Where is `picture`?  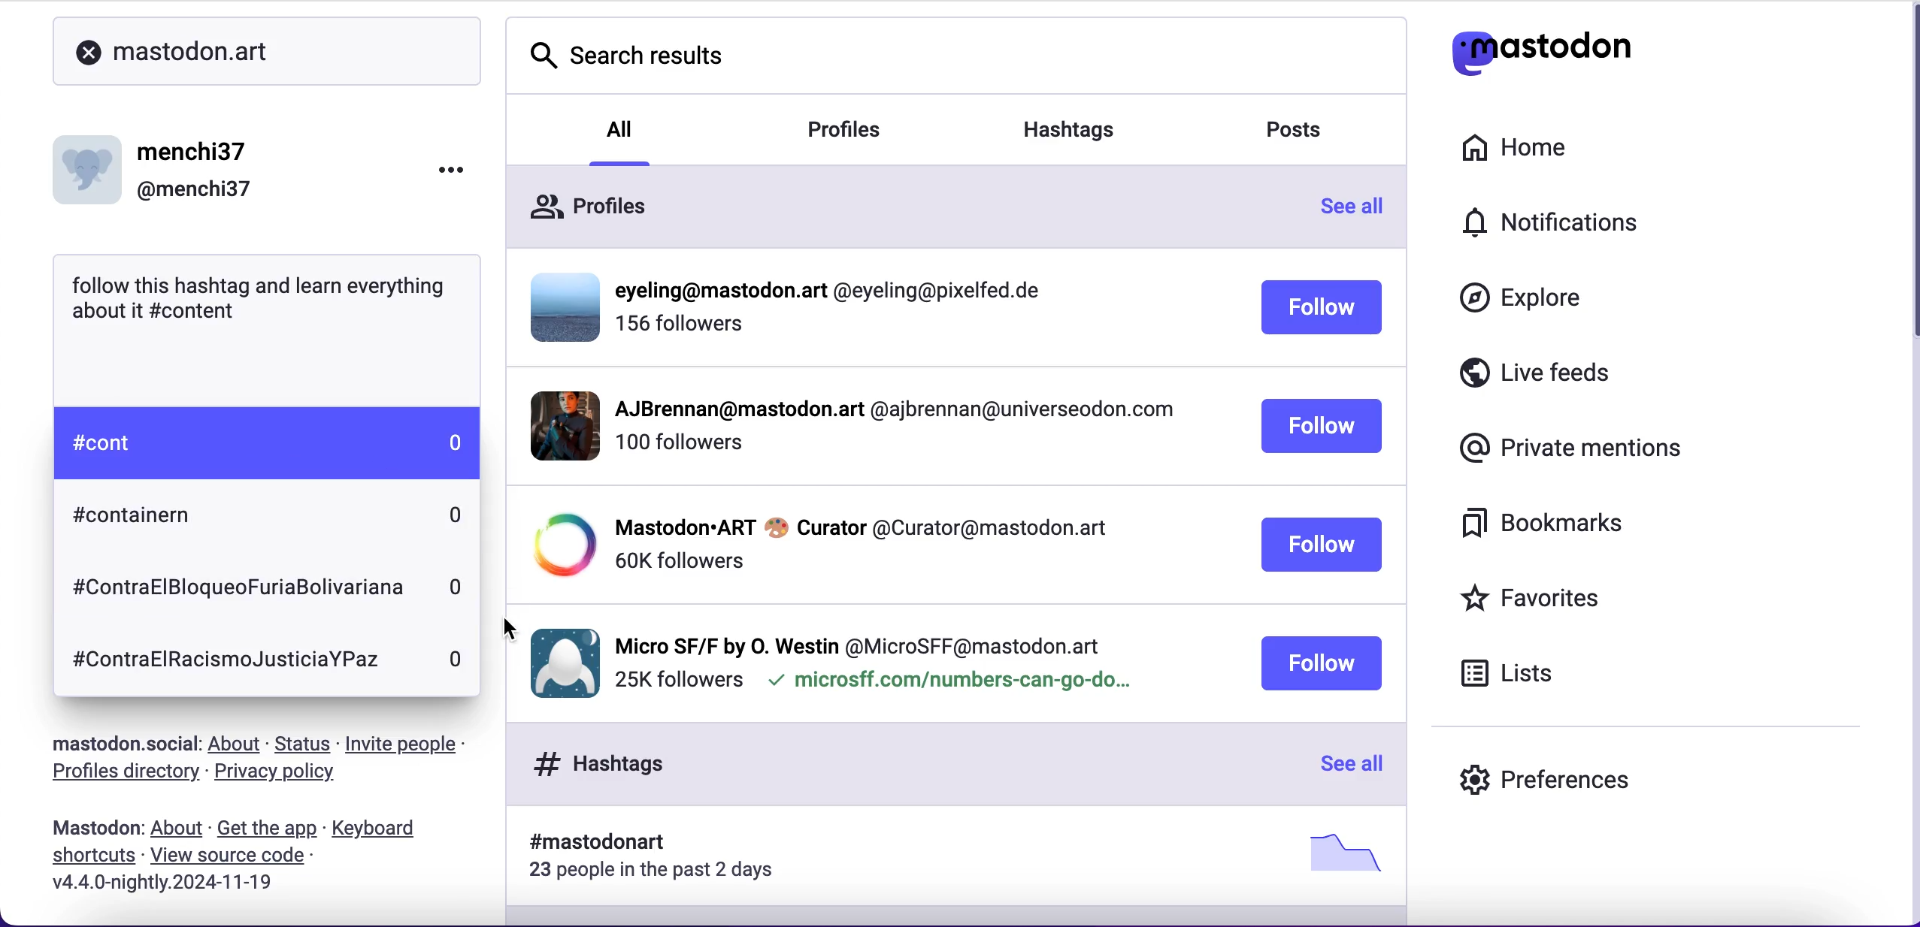
picture is located at coordinates (1338, 852).